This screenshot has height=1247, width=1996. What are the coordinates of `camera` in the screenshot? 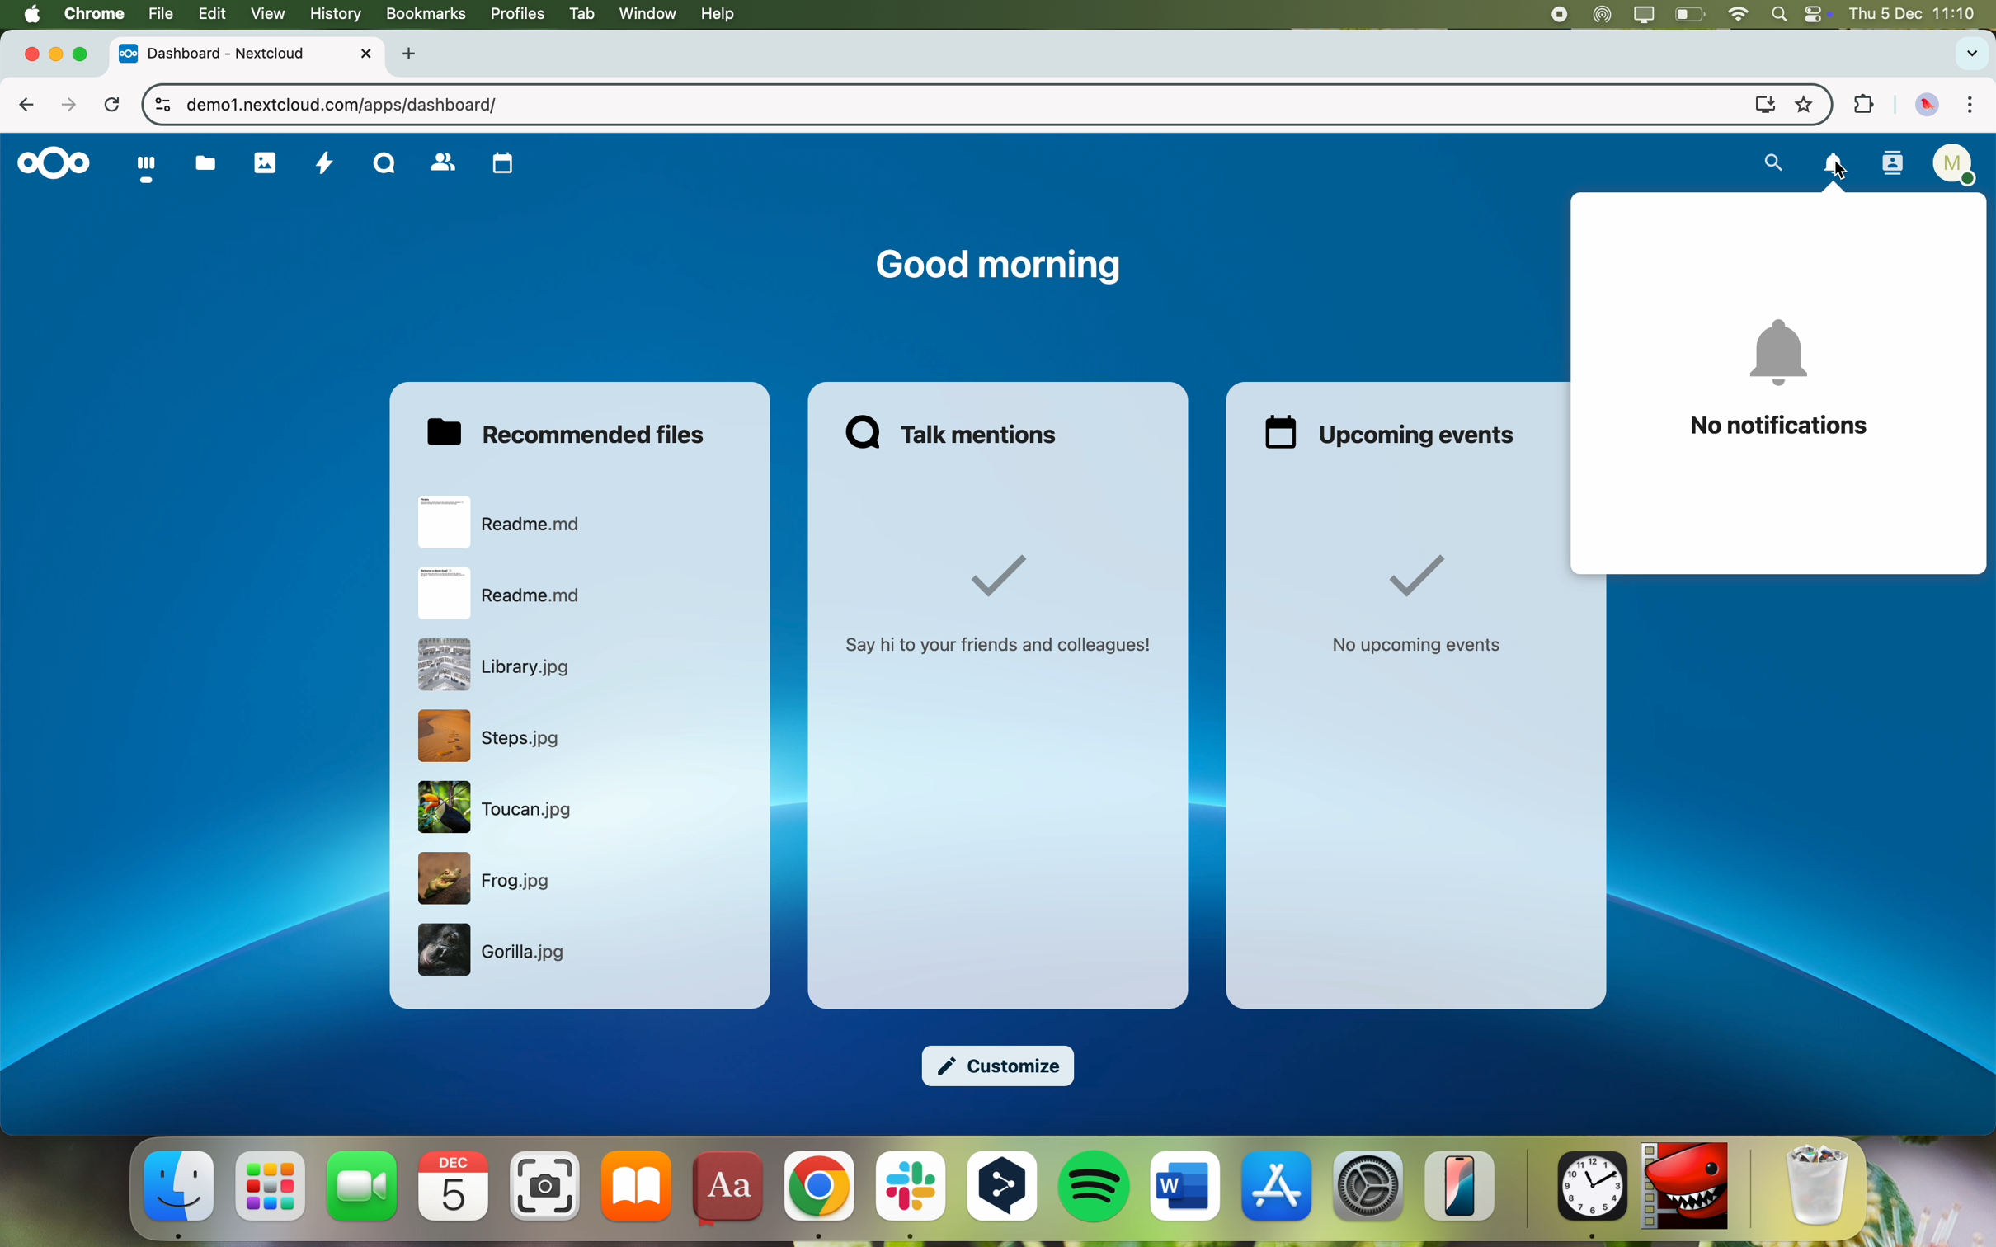 It's located at (546, 1186).